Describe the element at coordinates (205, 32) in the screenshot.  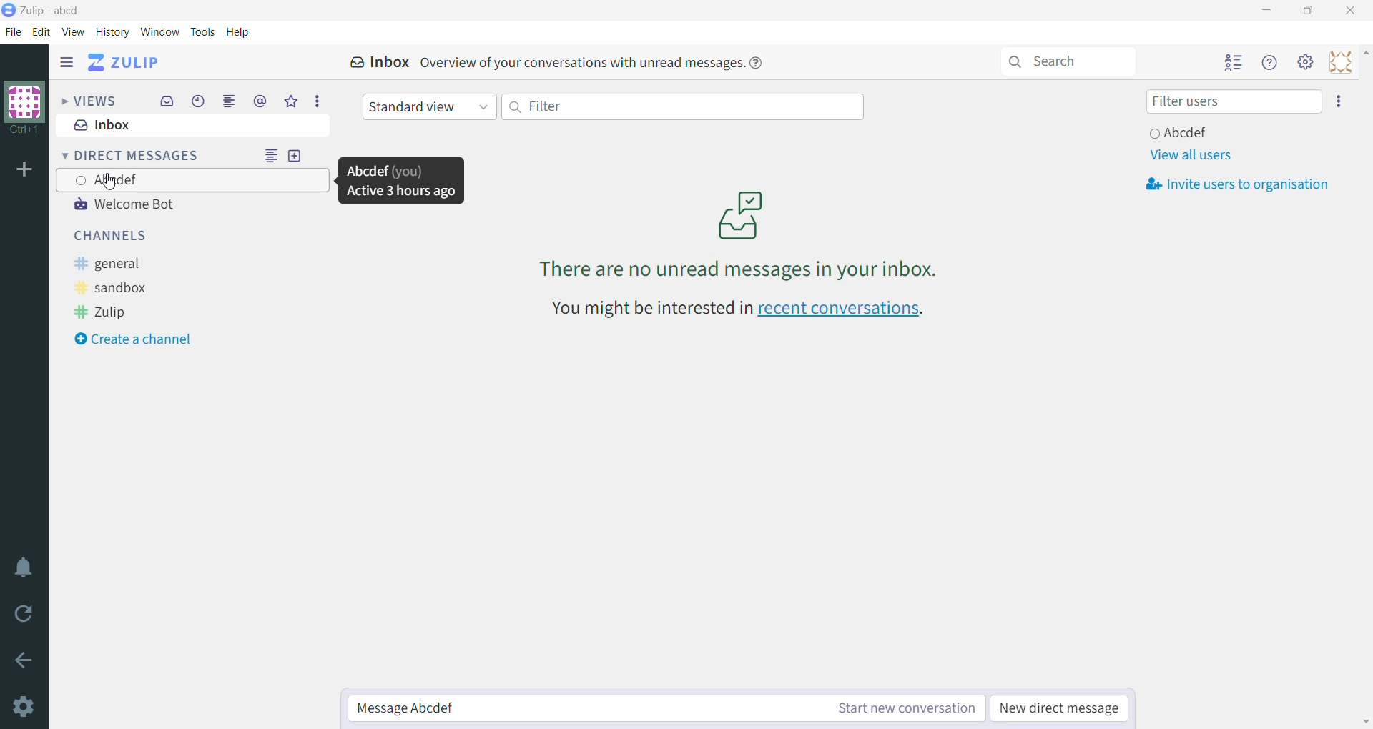
I see `Tools` at that location.